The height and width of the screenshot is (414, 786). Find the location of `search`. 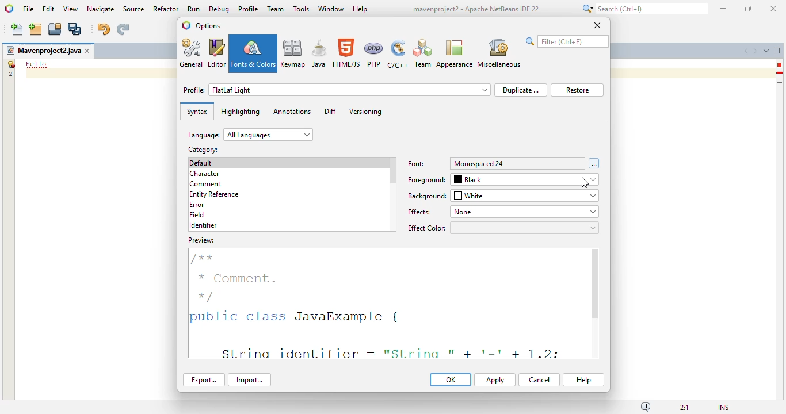

search is located at coordinates (643, 9).